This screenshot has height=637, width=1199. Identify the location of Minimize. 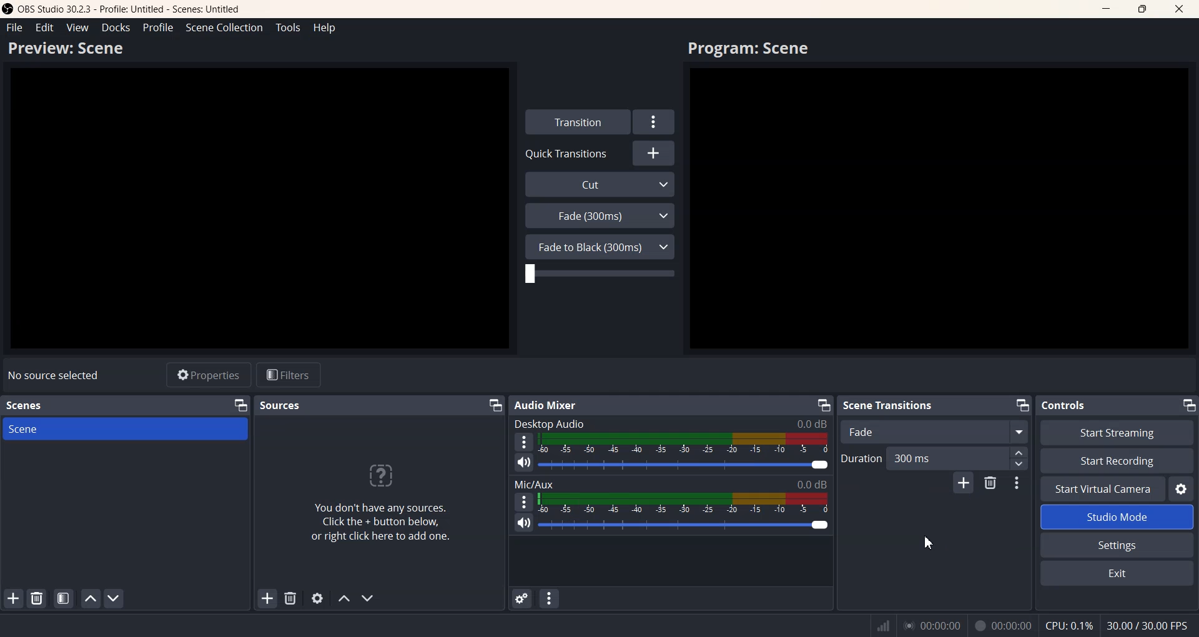
(240, 406).